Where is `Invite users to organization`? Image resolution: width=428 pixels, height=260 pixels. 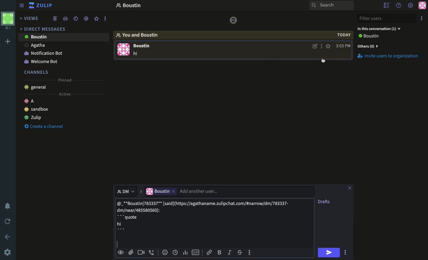
Invite users to organization is located at coordinates (391, 57).